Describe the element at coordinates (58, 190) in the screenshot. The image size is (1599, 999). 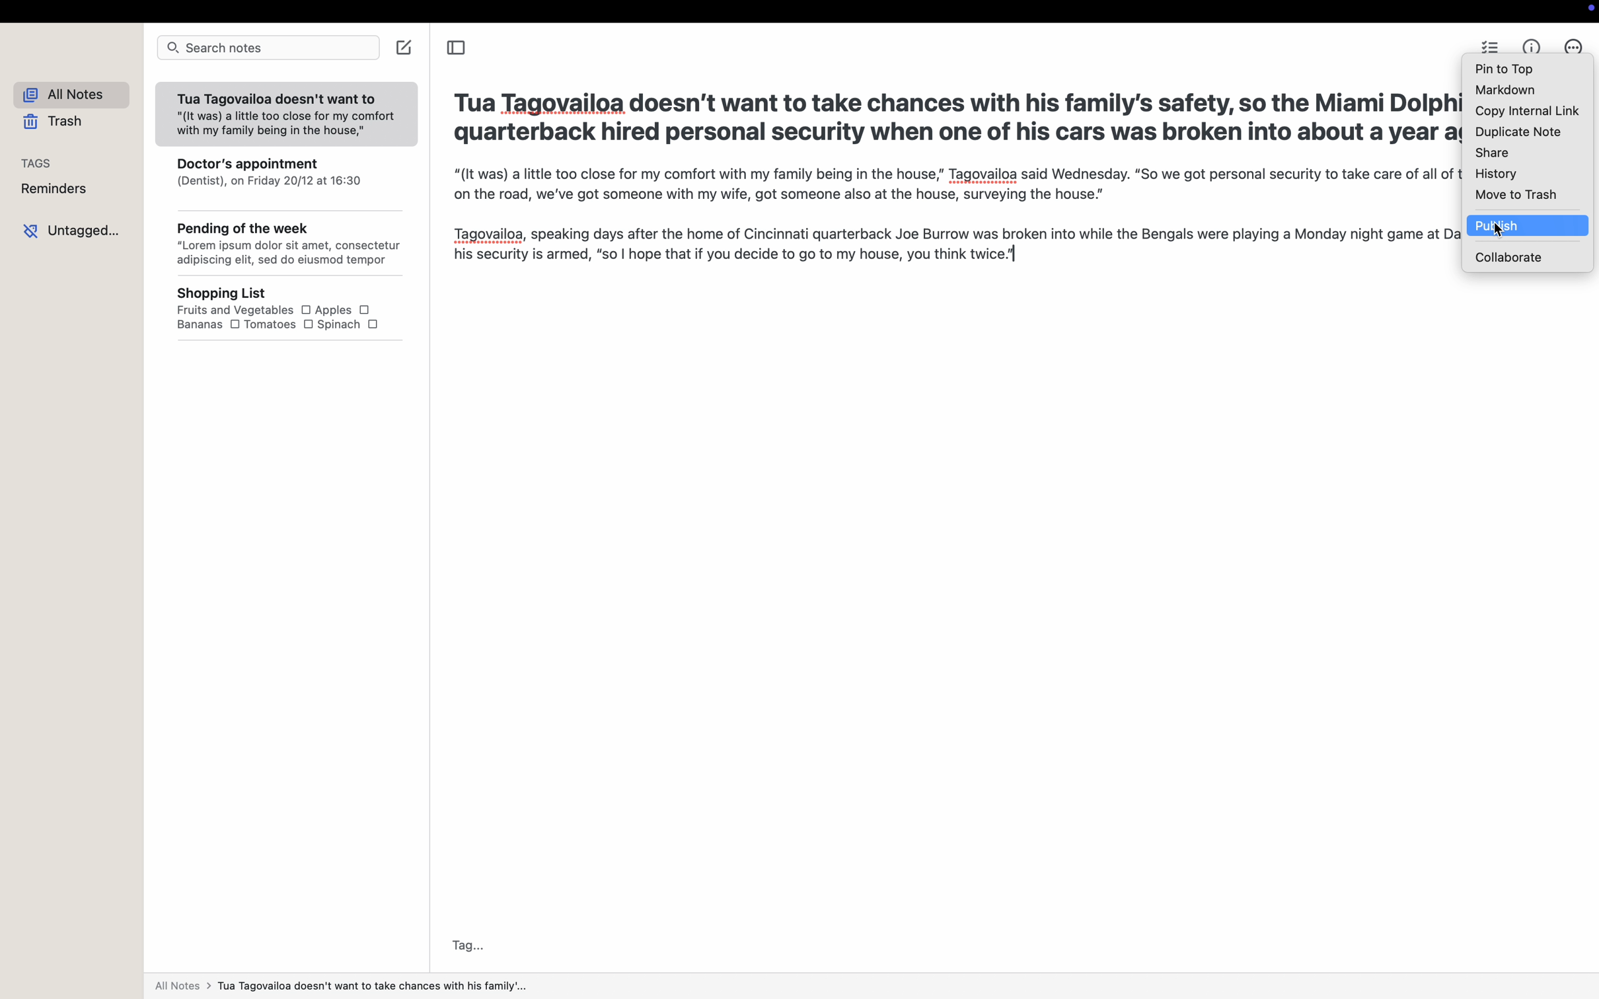
I see `reminders` at that location.